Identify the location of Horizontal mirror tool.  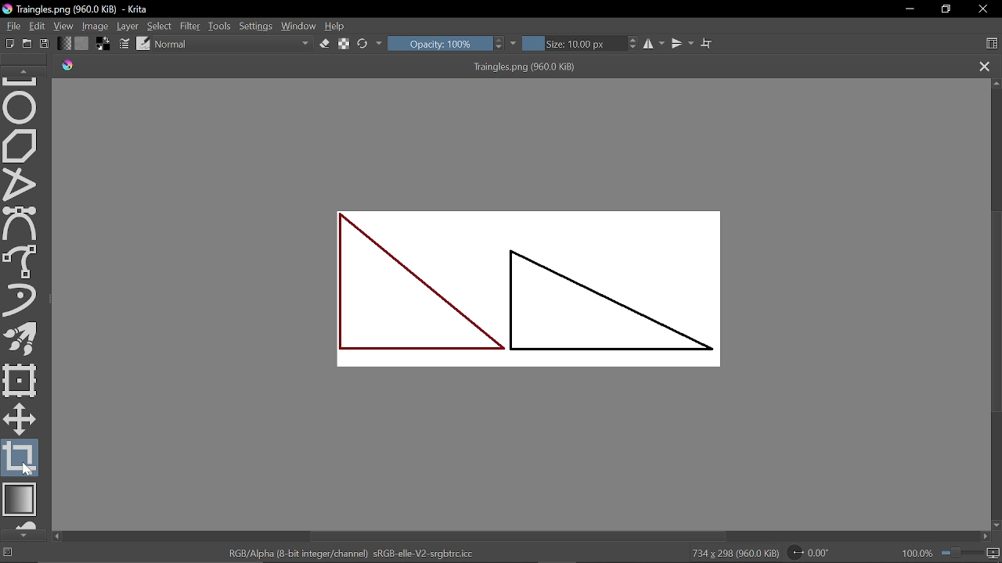
(655, 44).